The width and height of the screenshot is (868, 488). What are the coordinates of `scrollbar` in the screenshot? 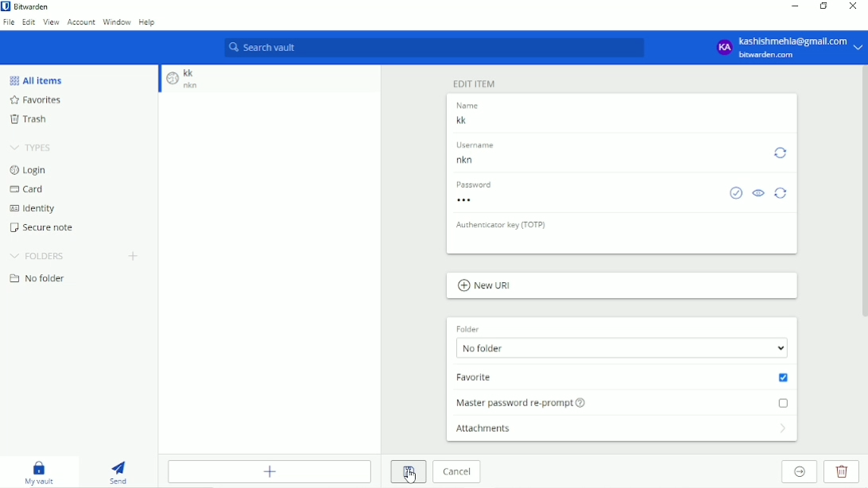 It's located at (863, 194).